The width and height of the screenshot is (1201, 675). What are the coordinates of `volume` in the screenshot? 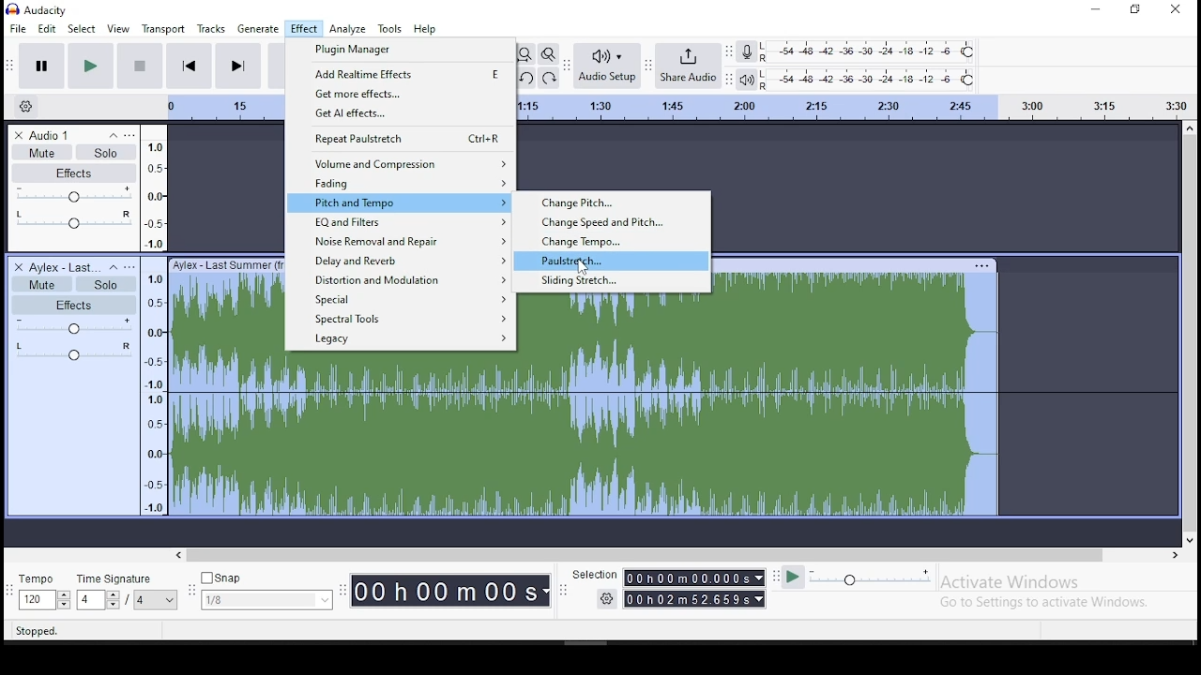 It's located at (78, 328).